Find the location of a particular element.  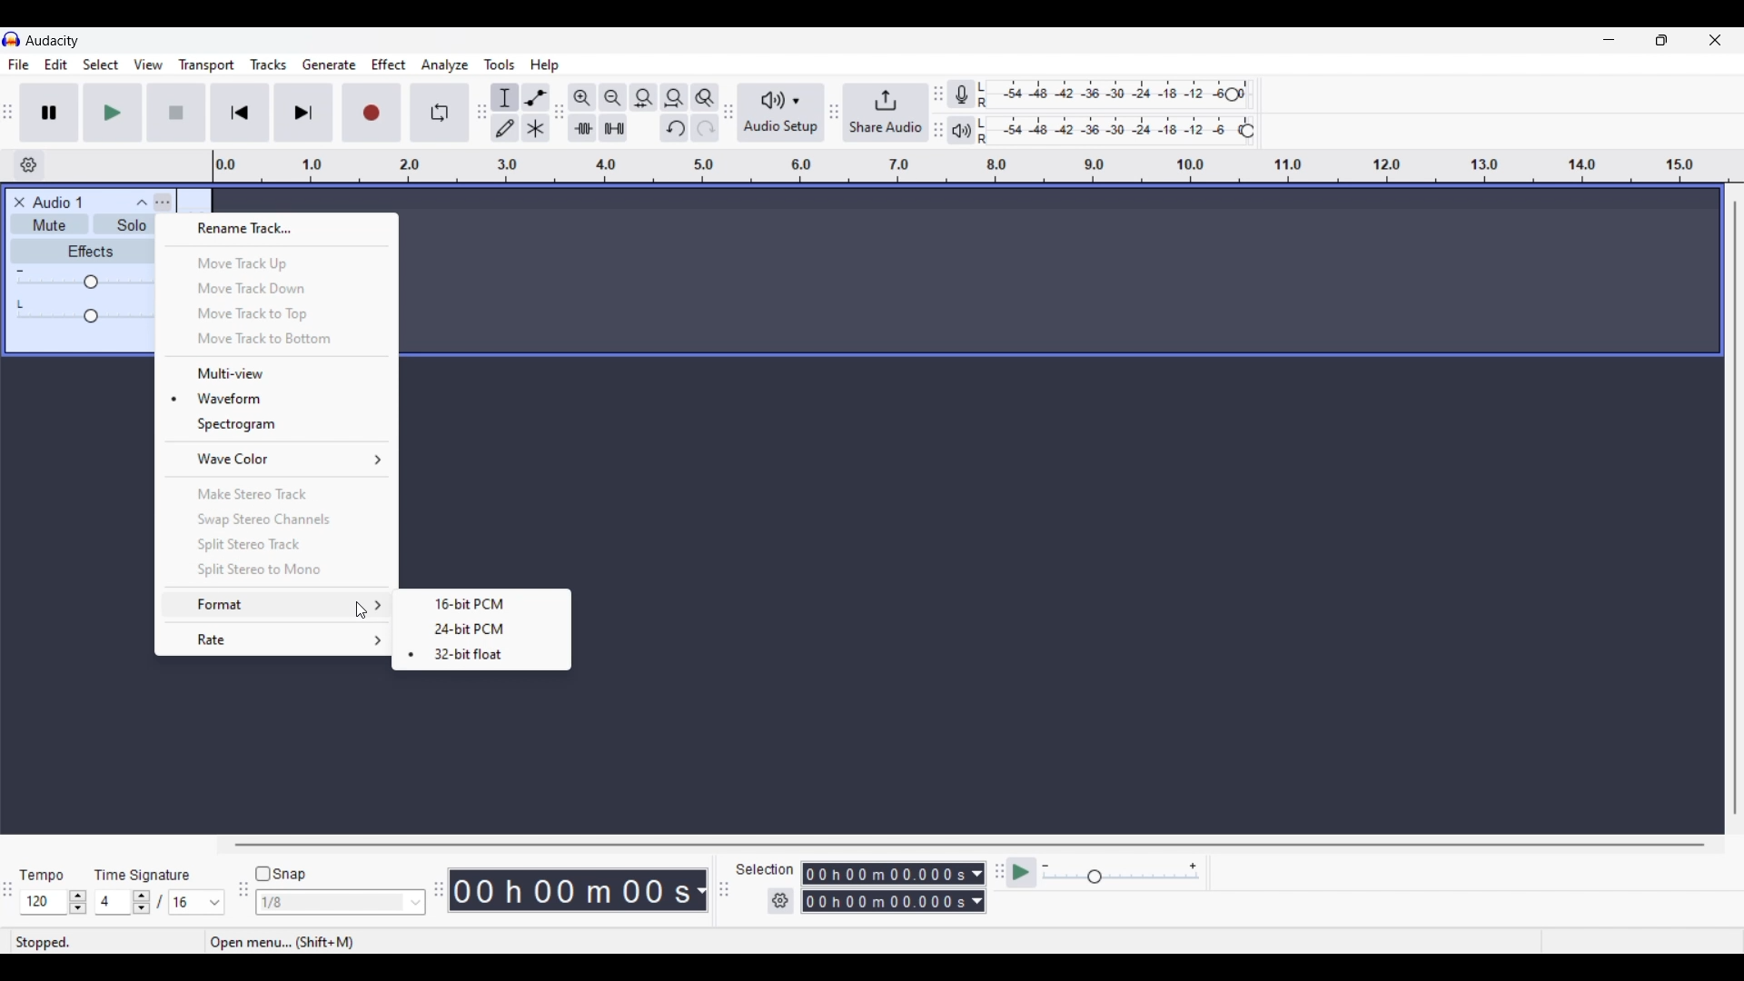

Snap toggle is located at coordinates (282, 875).